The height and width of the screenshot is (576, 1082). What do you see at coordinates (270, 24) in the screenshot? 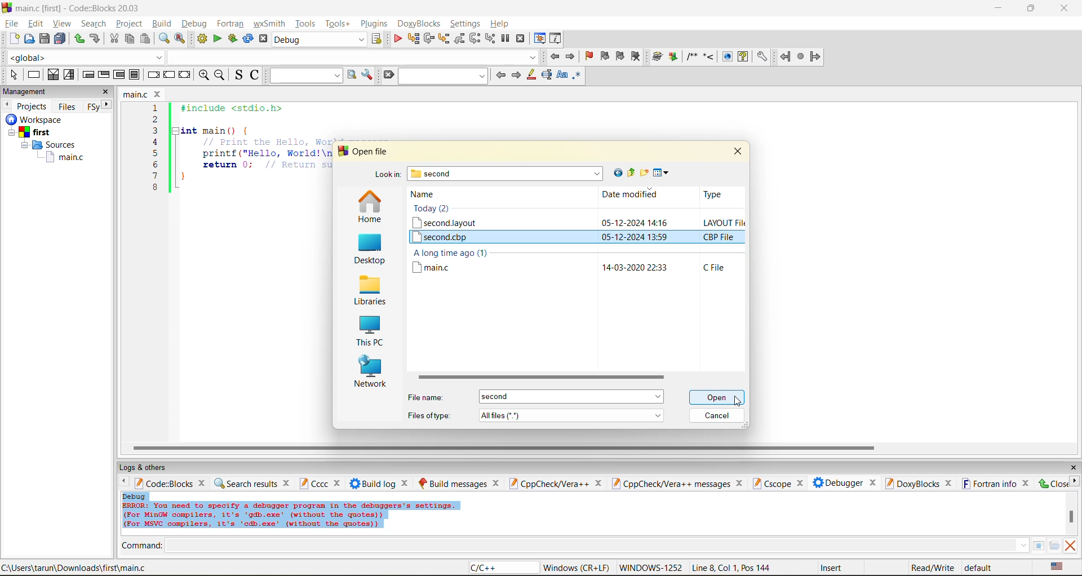
I see `wxsmith` at bounding box center [270, 24].